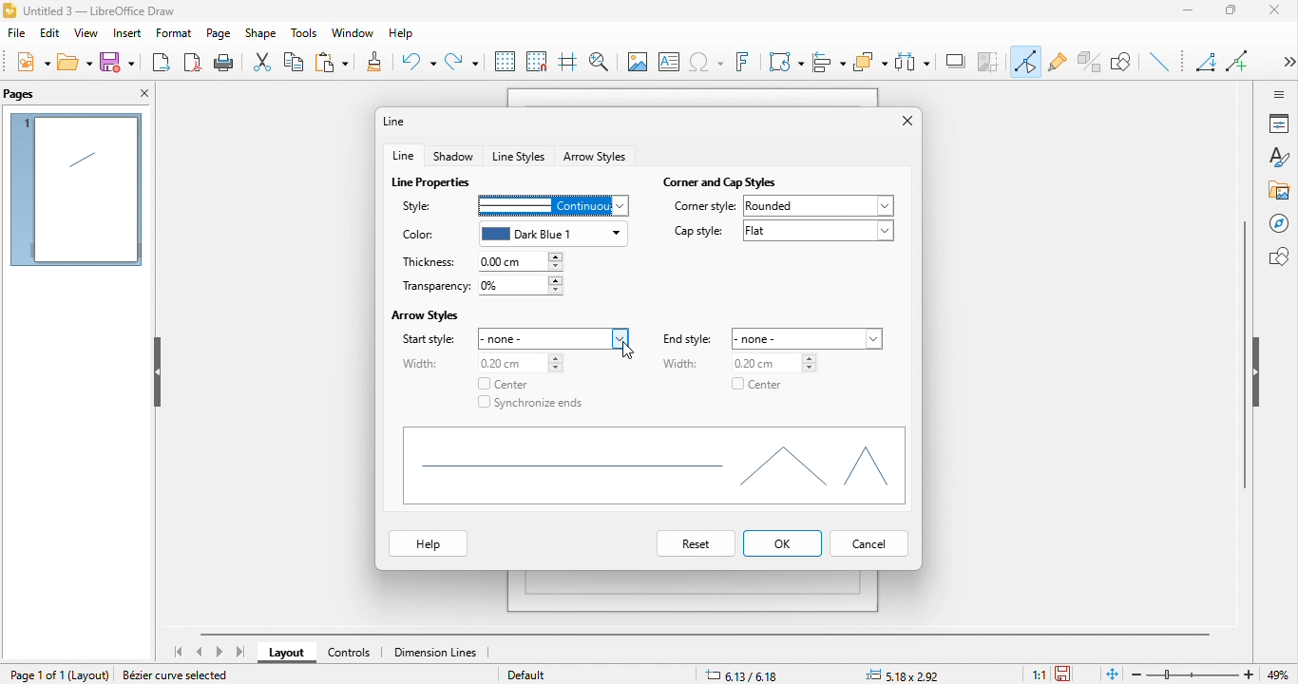  Describe the element at coordinates (262, 63) in the screenshot. I see `cut` at that location.